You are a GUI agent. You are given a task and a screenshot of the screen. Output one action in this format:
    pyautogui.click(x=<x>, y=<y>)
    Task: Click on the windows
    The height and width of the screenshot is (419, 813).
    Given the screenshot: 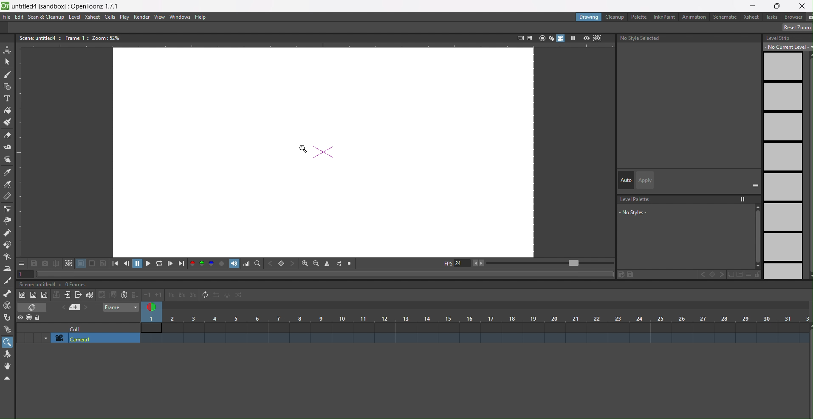 What is the action you would take?
    pyautogui.click(x=181, y=17)
    